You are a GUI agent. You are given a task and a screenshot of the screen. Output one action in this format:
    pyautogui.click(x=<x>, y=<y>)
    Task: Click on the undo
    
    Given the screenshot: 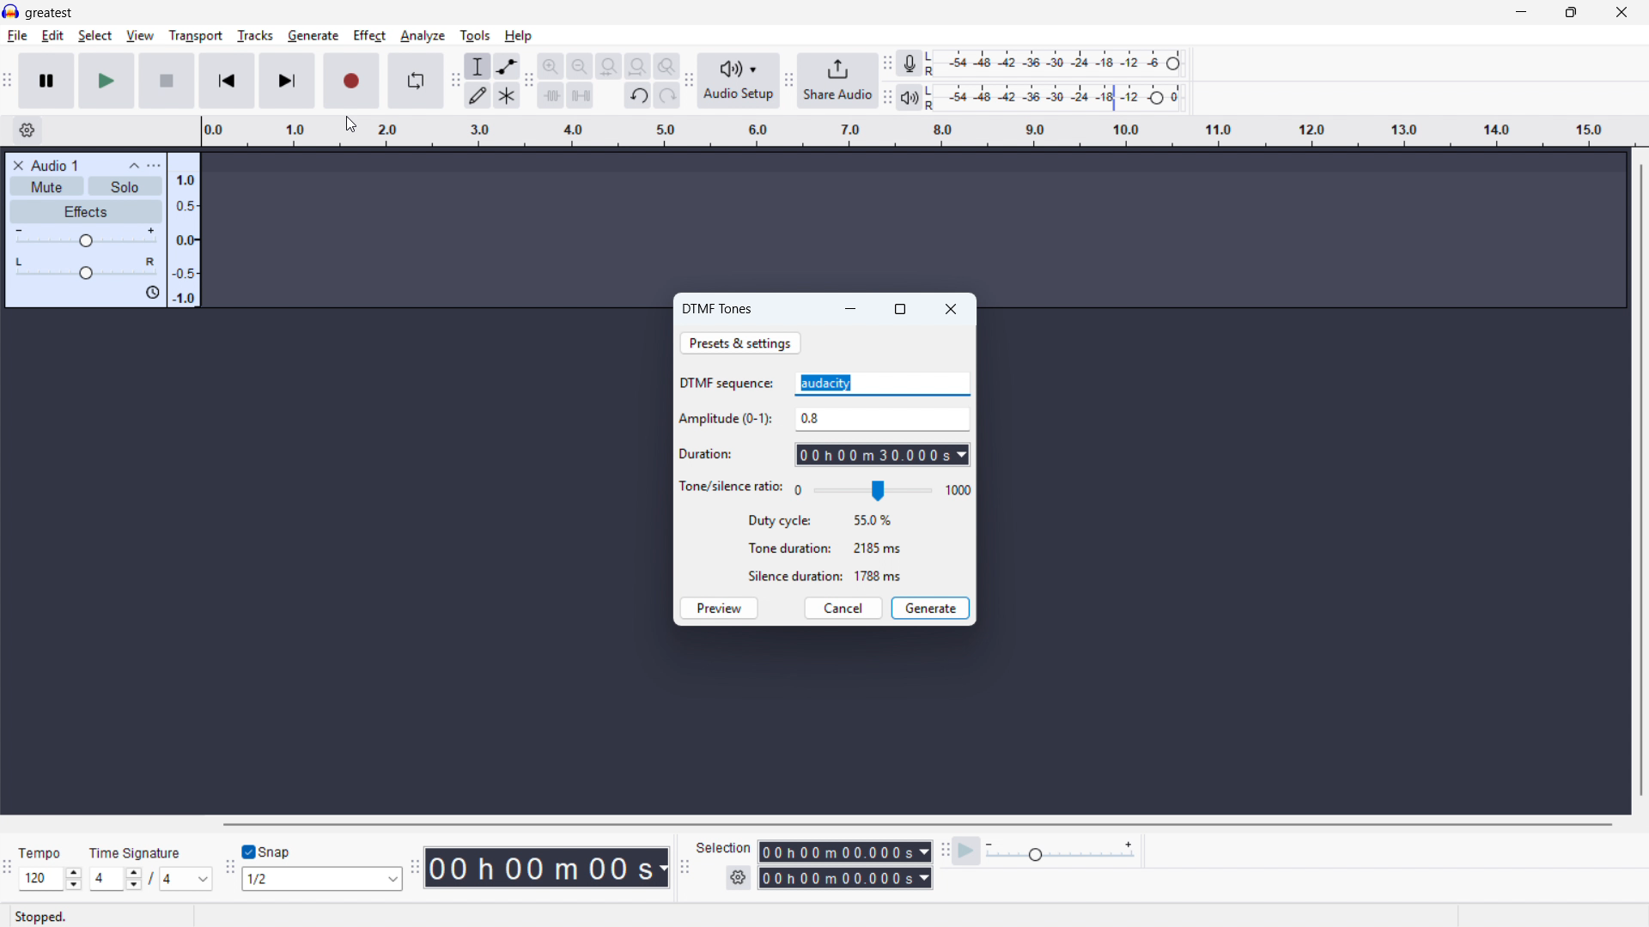 What is the action you would take?
    pyautogui.click(x=638, y=97)
    